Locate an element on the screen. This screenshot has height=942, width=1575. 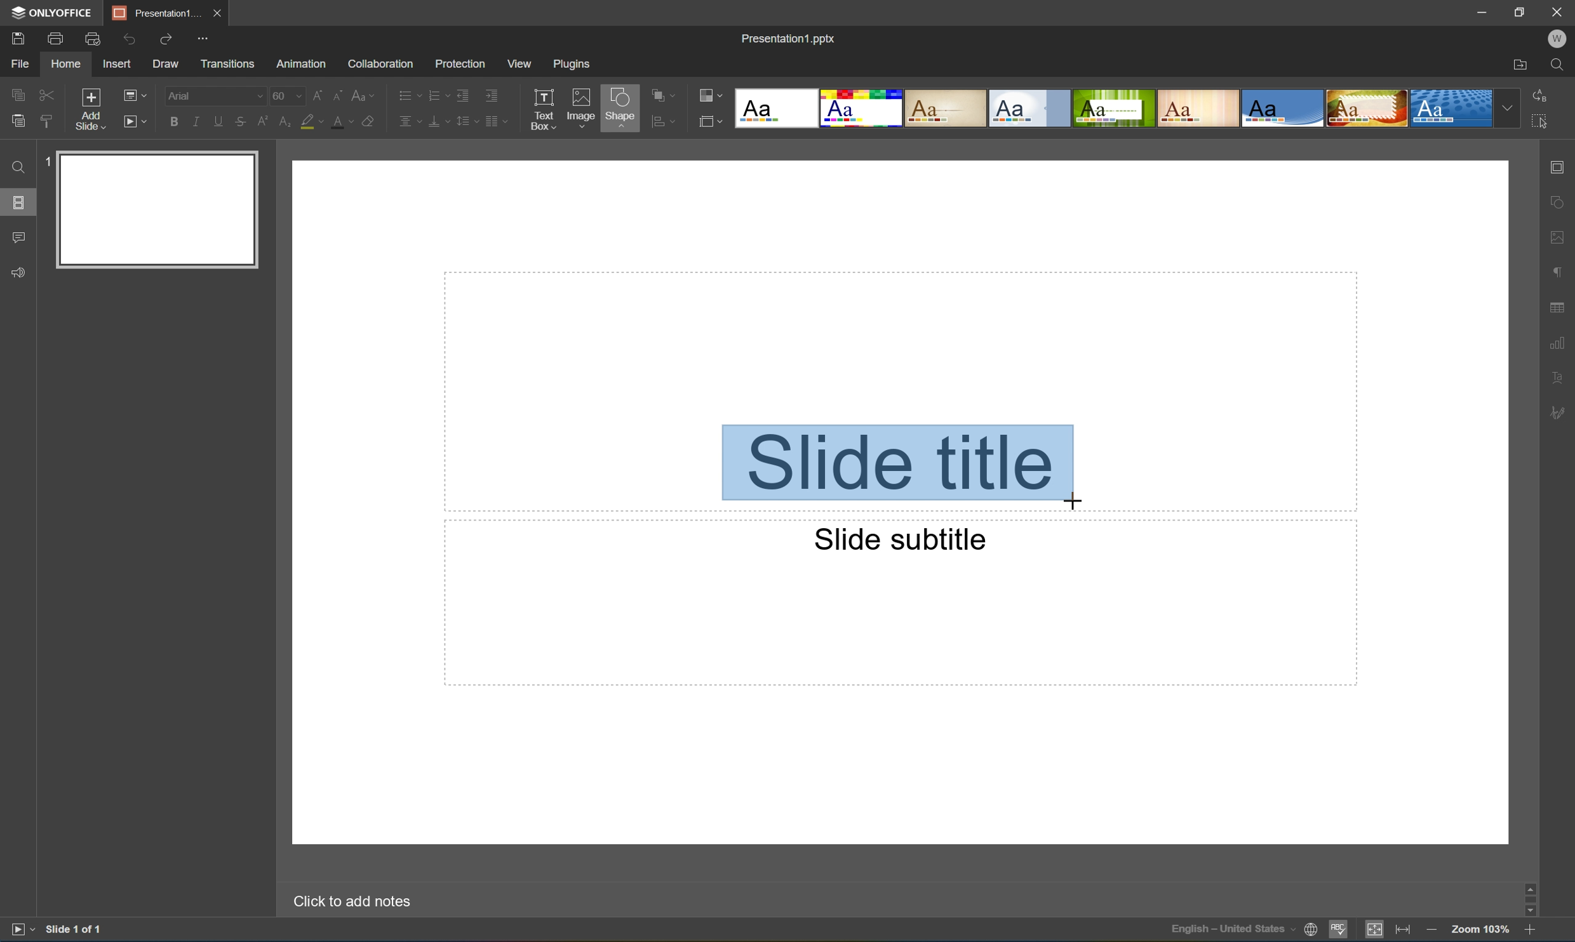
Click to add notes is located at coordinates (347, 901).